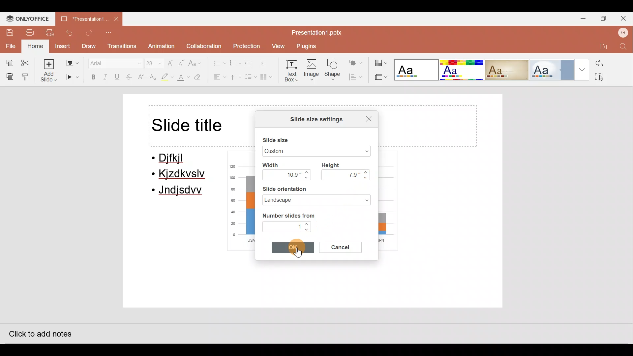 The height and width of the screenshot is (356, 633). Describe the element at coordinates (623, 47) in the screenshot. I see `Find` at that location.